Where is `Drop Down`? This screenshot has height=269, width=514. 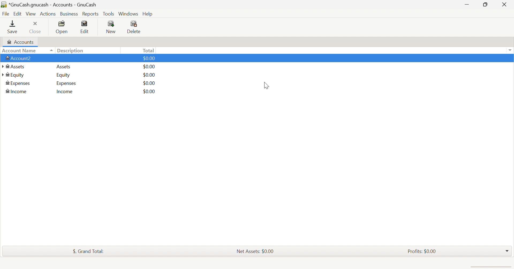
Drop Down is located at coordinates (511, 51).